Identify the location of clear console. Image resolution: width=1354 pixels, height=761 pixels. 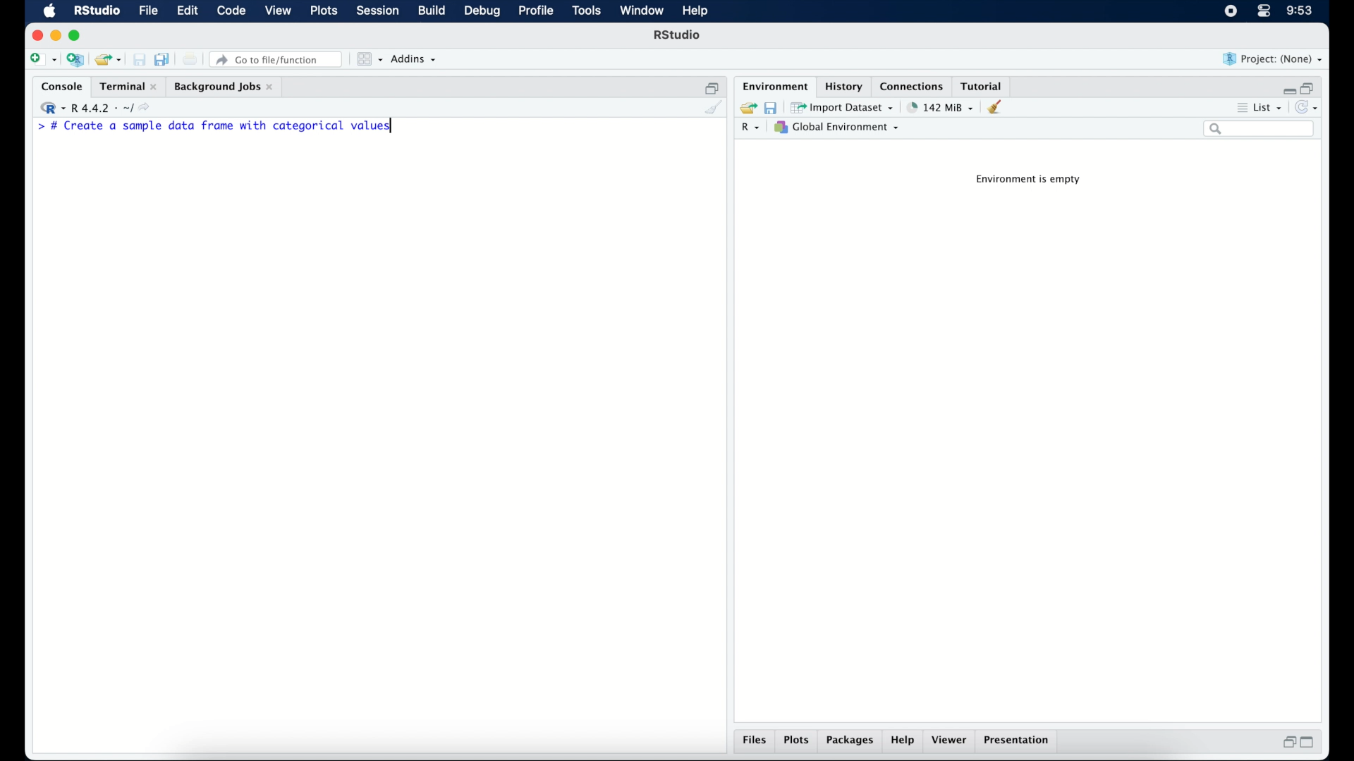
(714, 108).